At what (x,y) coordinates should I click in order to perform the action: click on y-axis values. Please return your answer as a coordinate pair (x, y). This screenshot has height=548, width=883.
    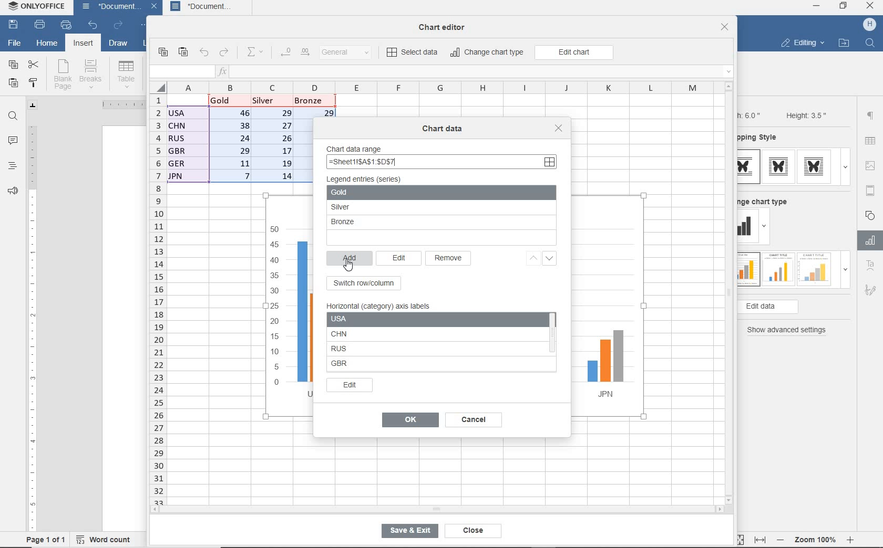
    Looking at the image, I should click on (274, 309).